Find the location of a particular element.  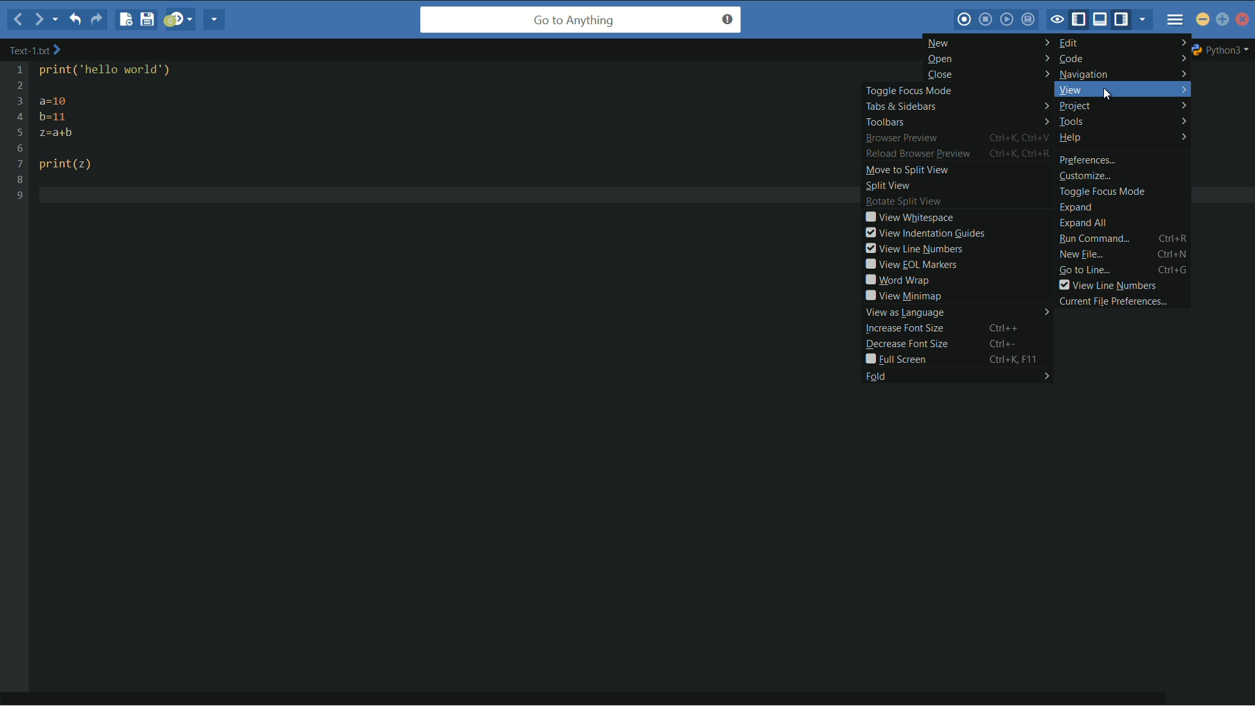

go to line is located at coordinates (1084, 271).